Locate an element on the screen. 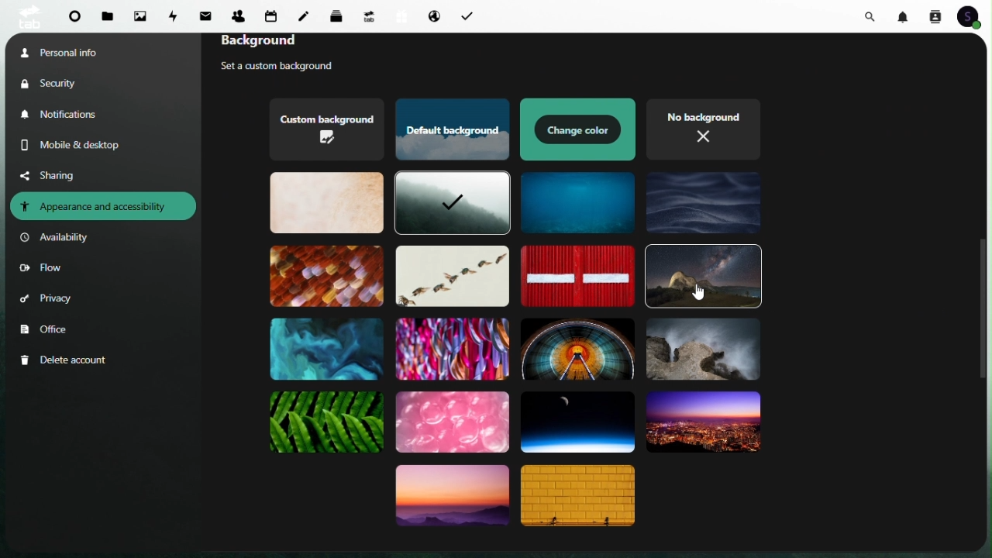 Image resolution: width=992 pixels, height=558 pixels. Themes is located at coordinates (577, 347).